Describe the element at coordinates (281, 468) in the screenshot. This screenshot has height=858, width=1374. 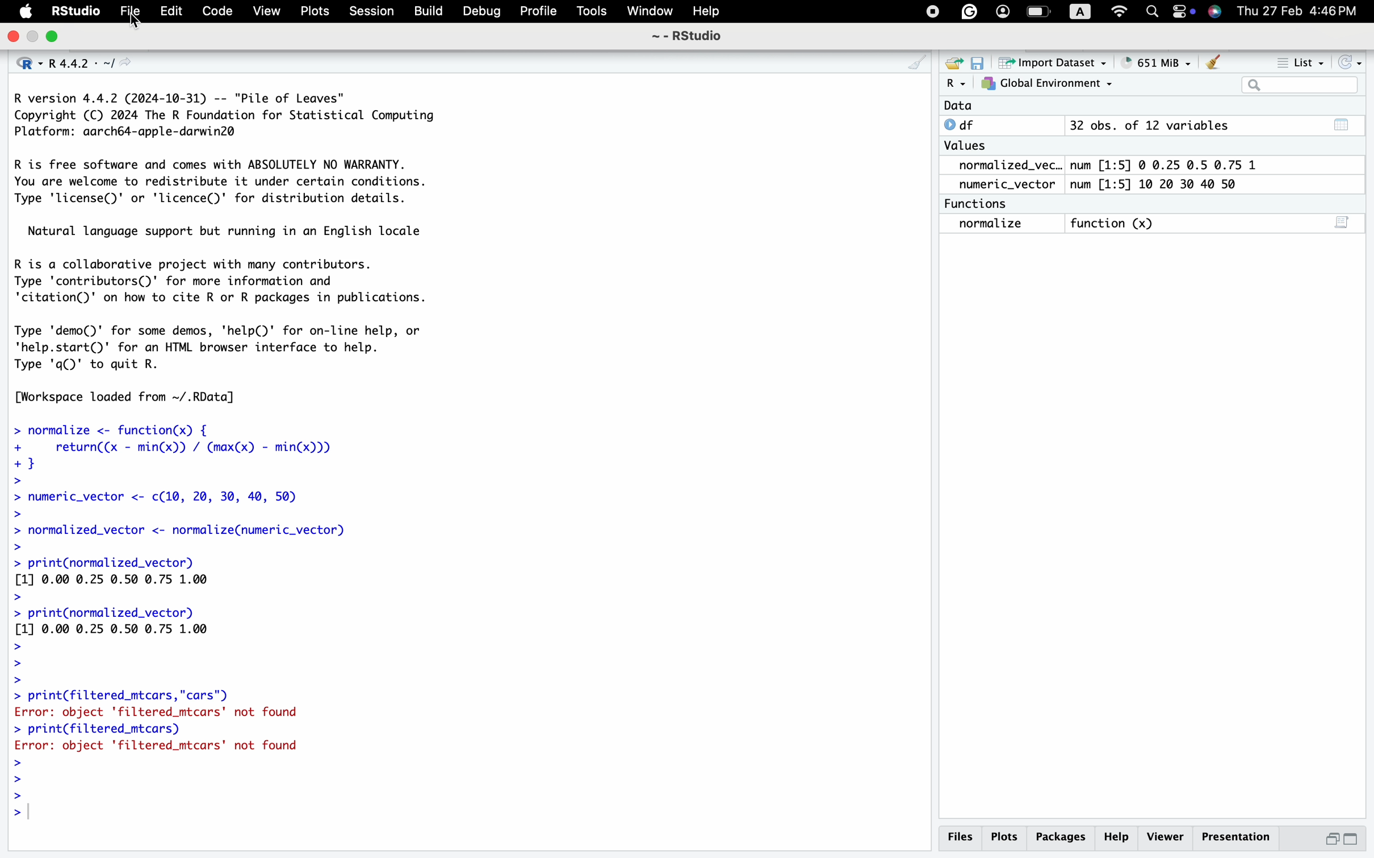
I see `R version 4.4.2 (2024-10-31) -- "Pile of Leaves"Copyright (C) 2024 The R Foundation for Statistical ComputingPlatform: aarch64-apple-darwin2@R is free software and comes with ABSOLUTELY NO WARRANTY.You are welcome to redistribute it under certain conditions.Type 'license()' or 'licence()' for distribution details.Natural language support but running in an English localeR is a collaborative project with many contributors.Type 'contributors()' for more information and'citation()' on how to cite R or R packages in publications.Type 'demo()' for some demos, 'help()' for on-line help, or'help.start()' for an HTML browser interface to help.Type 'q()' to quit R.[Workspace loaded from ~/.RData]> normalize <- function(x) {+ return((x - min(x)) / (max(x) - min(x)))+}>> numeric_vector <- c(10, 20, 30, 40, 50)>> normalized_vector <- normalize(numeric_vector)>> print(normalized_vector)[1] 0.00 ©.25 0.50 0.75 1.00>> print(normalized_vector)[1] 0.00 ©.25 0.50 0.75 1.00>>>> print(filtered_mtcars,"cars")Error: object 'filtered_mtcars' not found> print(filtered_mtcars)Error: object 'filtered_mtcars' not found>>>>` at that location.